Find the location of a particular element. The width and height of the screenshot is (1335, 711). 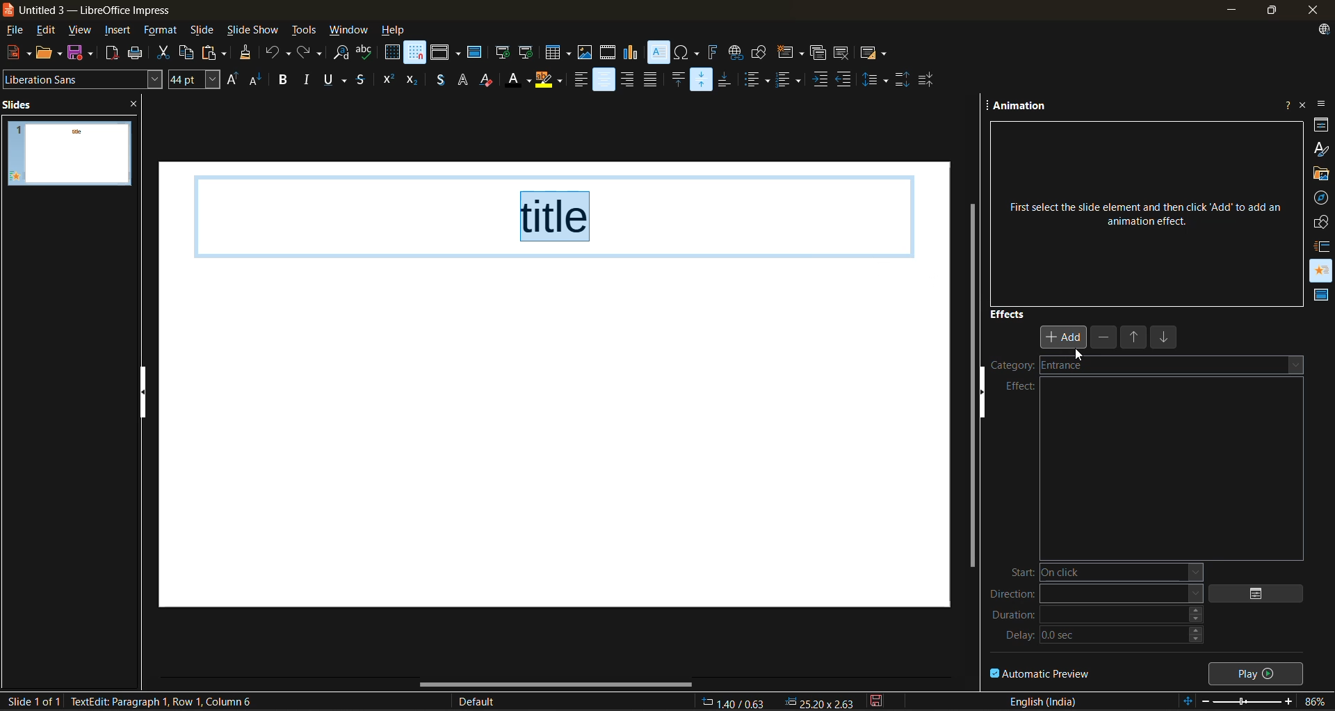

insert audio or video is located at coordinates (608, 54).